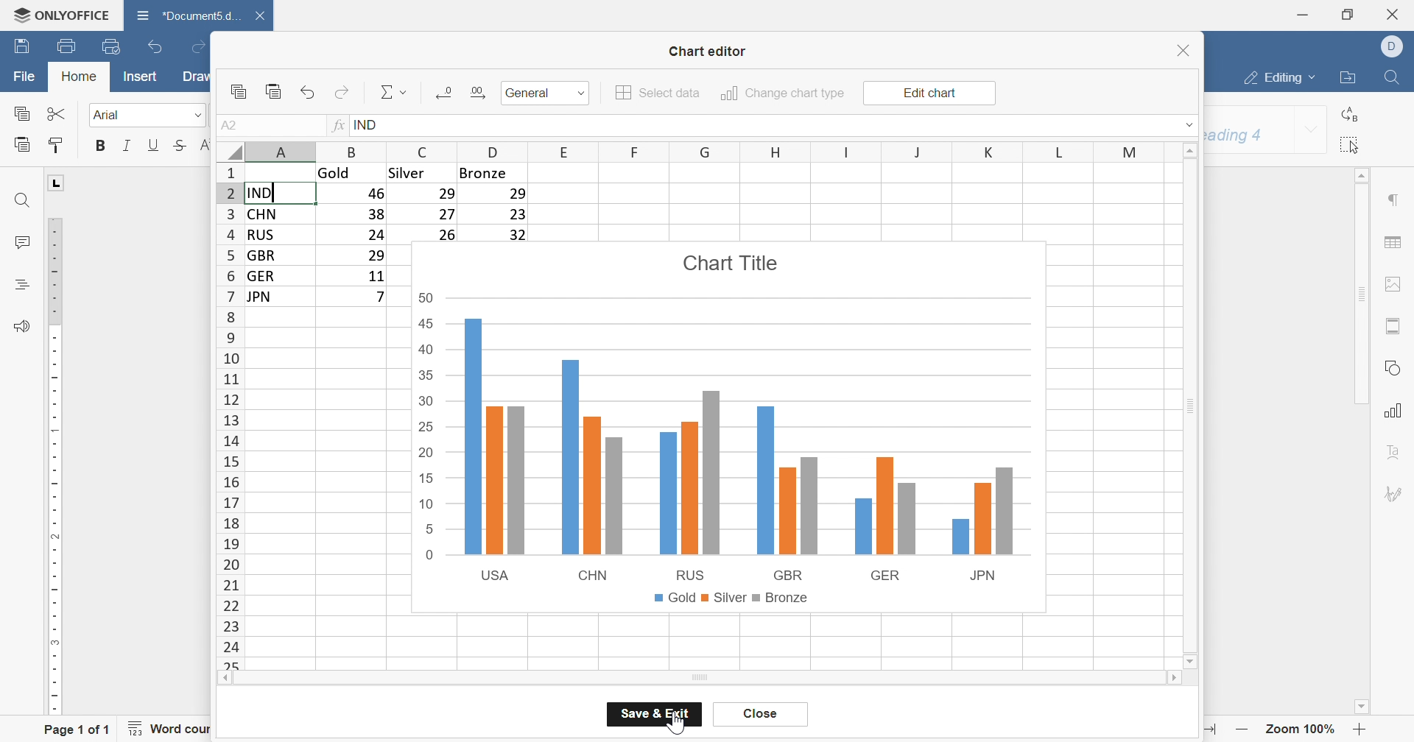 This screenshot has height=742, width=1414. Describe the element at coordinates (52, 467) in the screenshot. I see `ruler` at that location.